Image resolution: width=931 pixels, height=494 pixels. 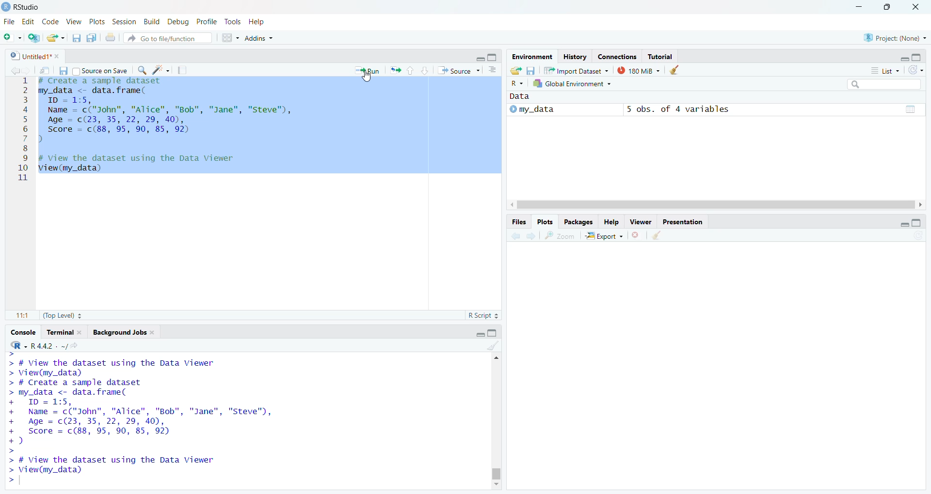 What do you see at coordinates (150, 418) in the screenshot?
I see `> # View the dataset using the Data Viewer
> View(my_data)

> # Create a sample dataset

> my_data <- data. frame(

+ ID = 1:5,

+ Name = c("John", "Alice", "Bob", "Jane", "Steve",
+ Age = c(23, 35, 22, 29, 40),

+ Score = c(88, 95, 90, 85, 92)

+)

>

> # View the dataset using the Data Viewer
> View(my_data)

>` at bounding box center [150, 418].